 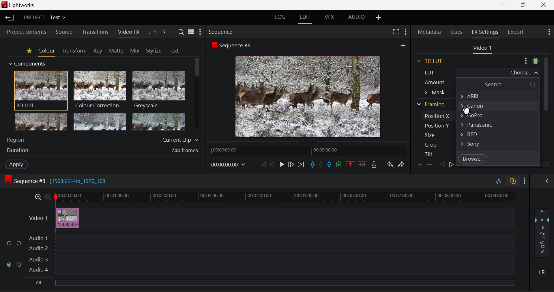 I want to click on LUT, so click(x=483, y=72).